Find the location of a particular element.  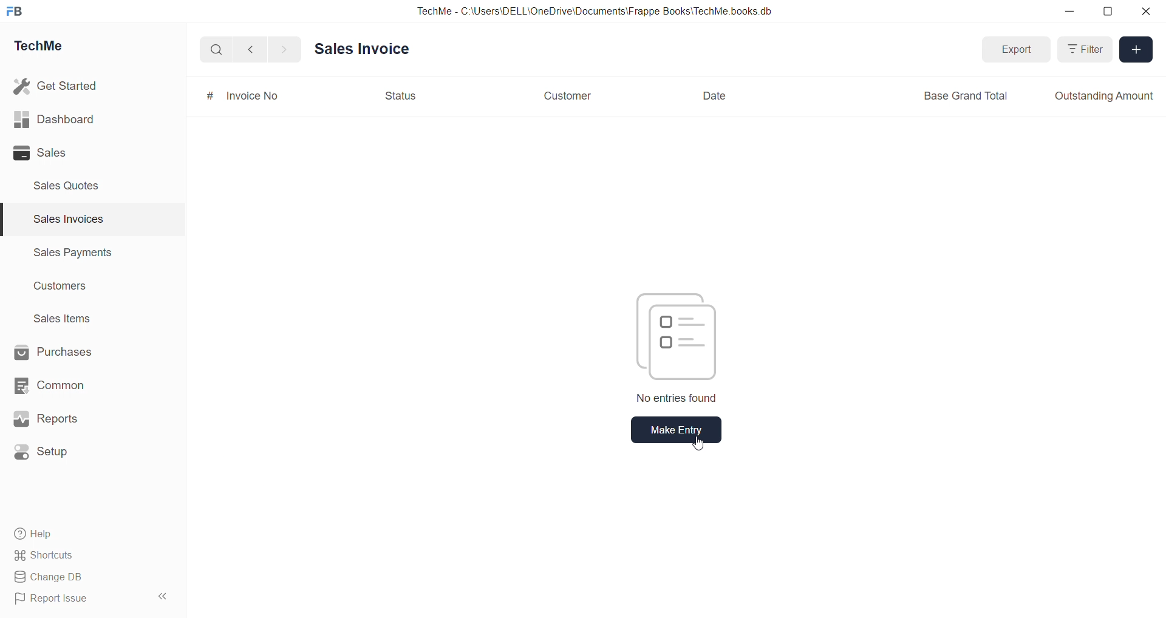

files icon is located at coordinates (675, 337).